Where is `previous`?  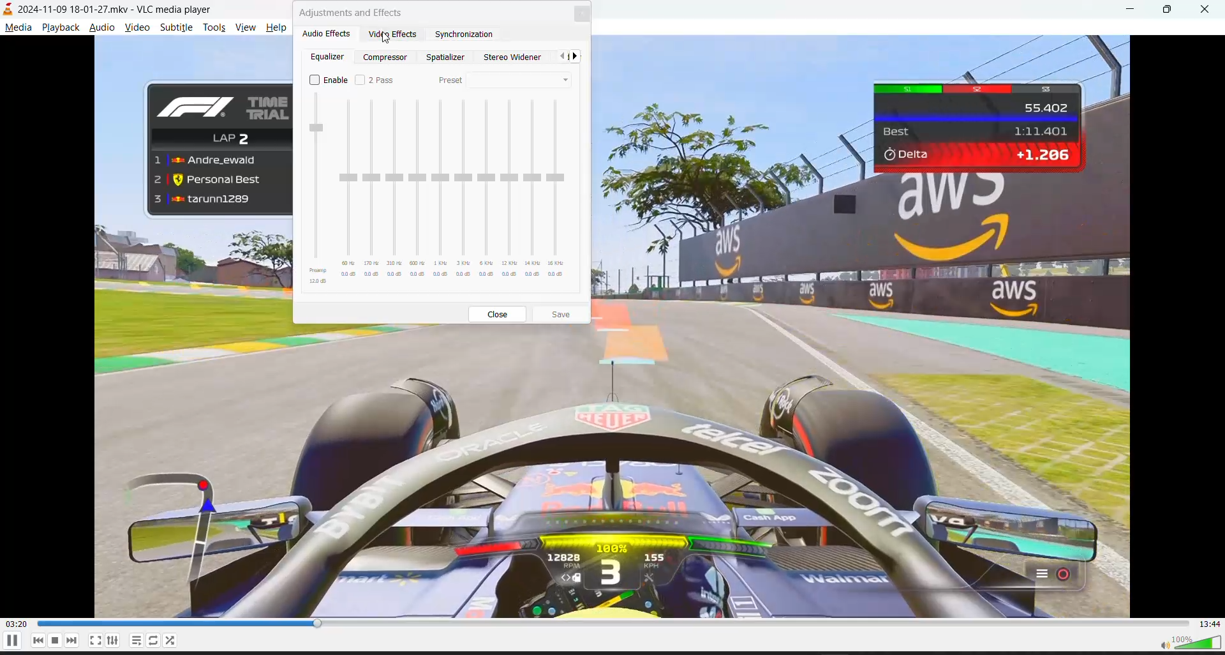 previous is located at coordinates (561, 57).